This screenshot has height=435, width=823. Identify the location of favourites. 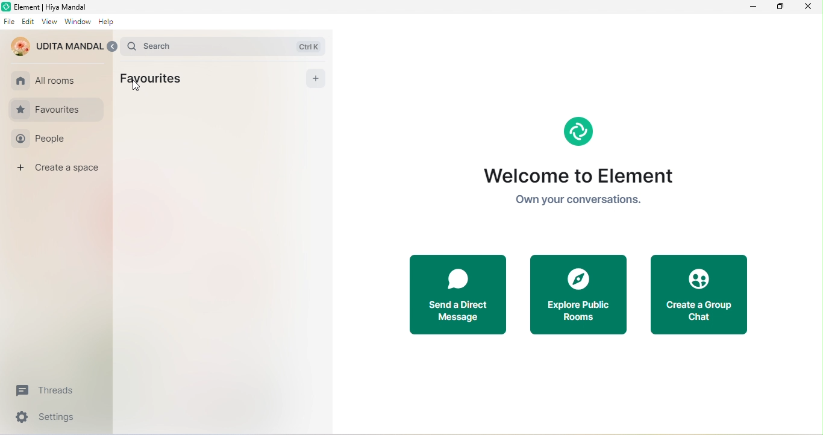
(157, 80).